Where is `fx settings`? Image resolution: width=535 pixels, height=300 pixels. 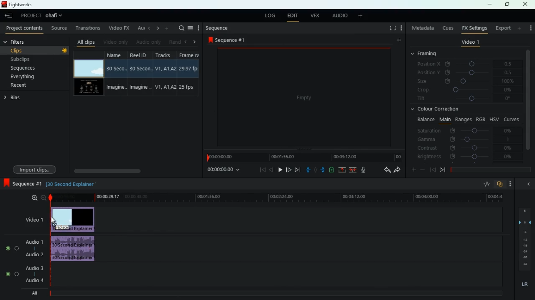
fx settings is located at coordinates (474, 27).